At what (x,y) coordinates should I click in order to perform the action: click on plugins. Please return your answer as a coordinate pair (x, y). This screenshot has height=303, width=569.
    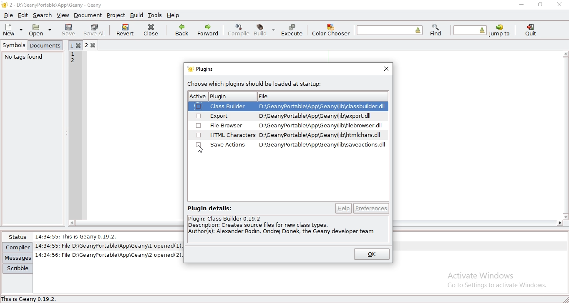
    Looking at the image, I should click on (201, 70).